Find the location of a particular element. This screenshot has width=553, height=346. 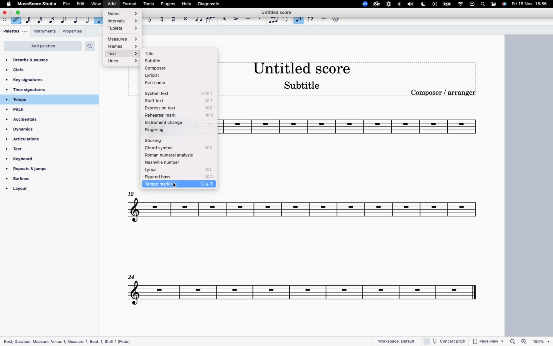

do not disturb is located at coordinates (423, 4).